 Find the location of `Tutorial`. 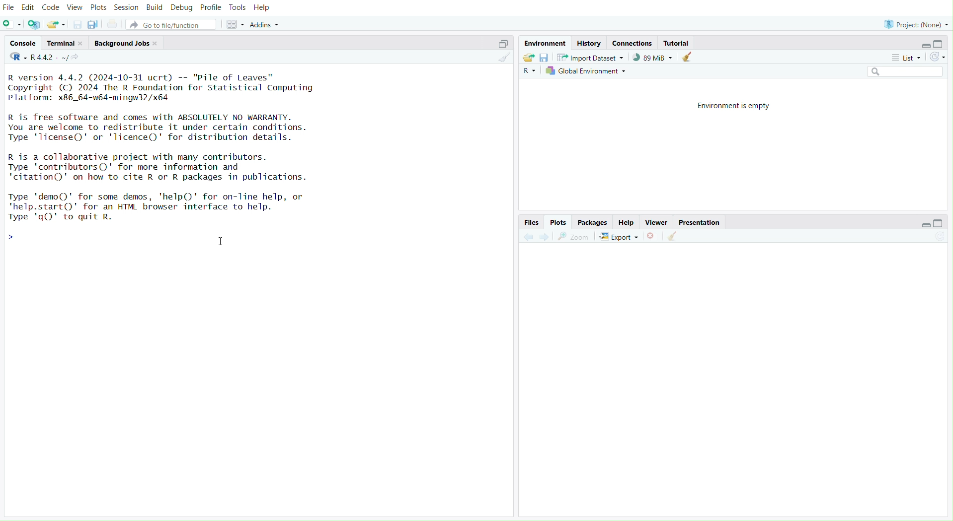

Tutorial is located at coordinates (678, 43).